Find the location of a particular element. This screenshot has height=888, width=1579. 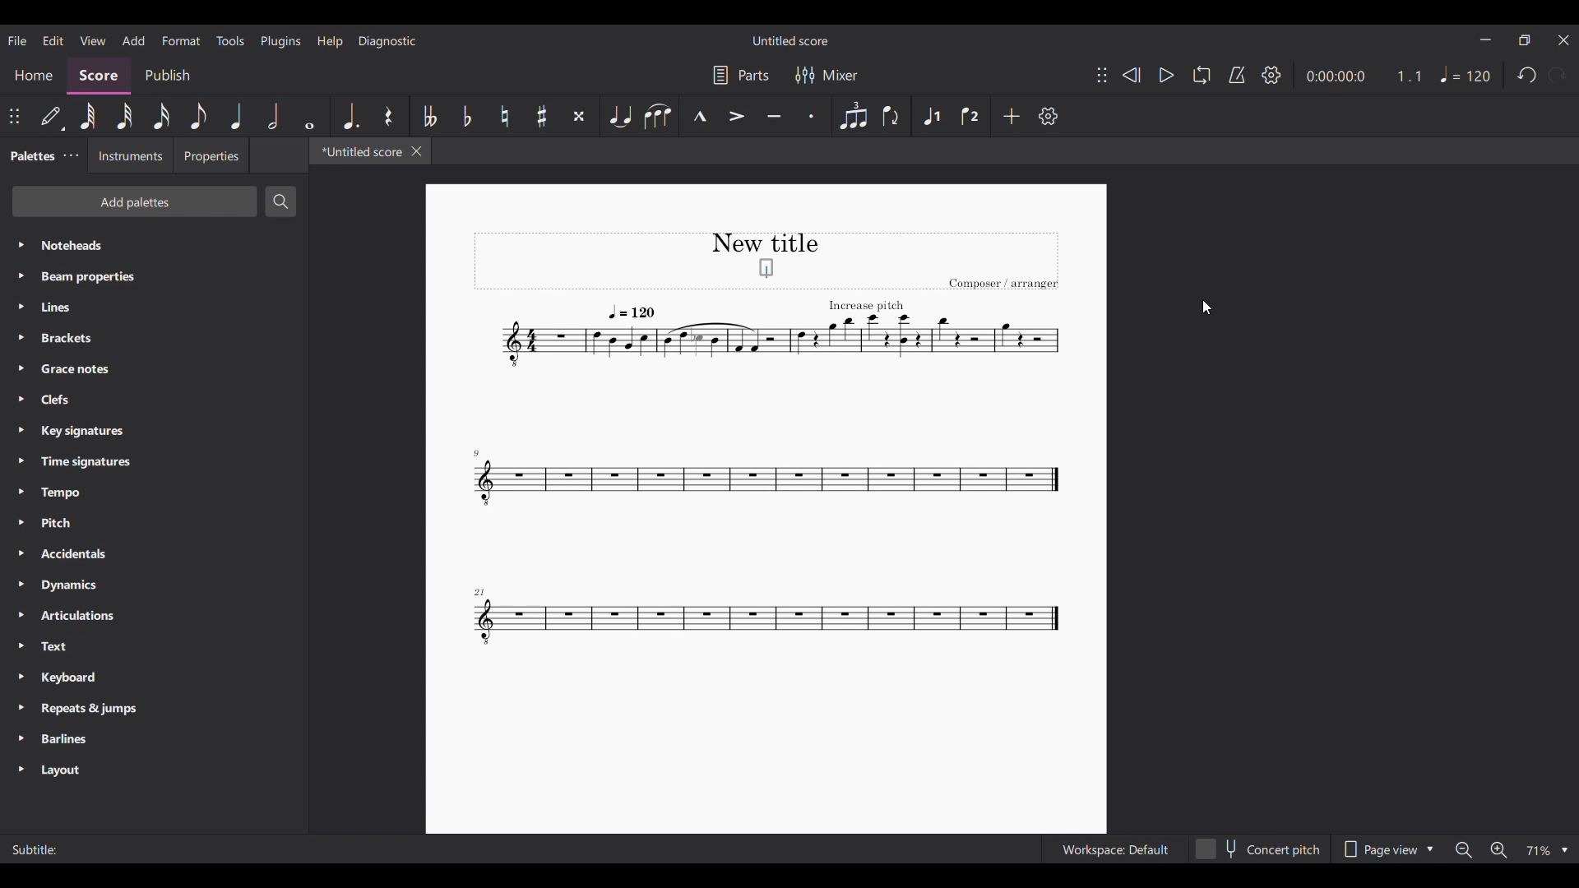

Lines is located at coordinates (154, 307).